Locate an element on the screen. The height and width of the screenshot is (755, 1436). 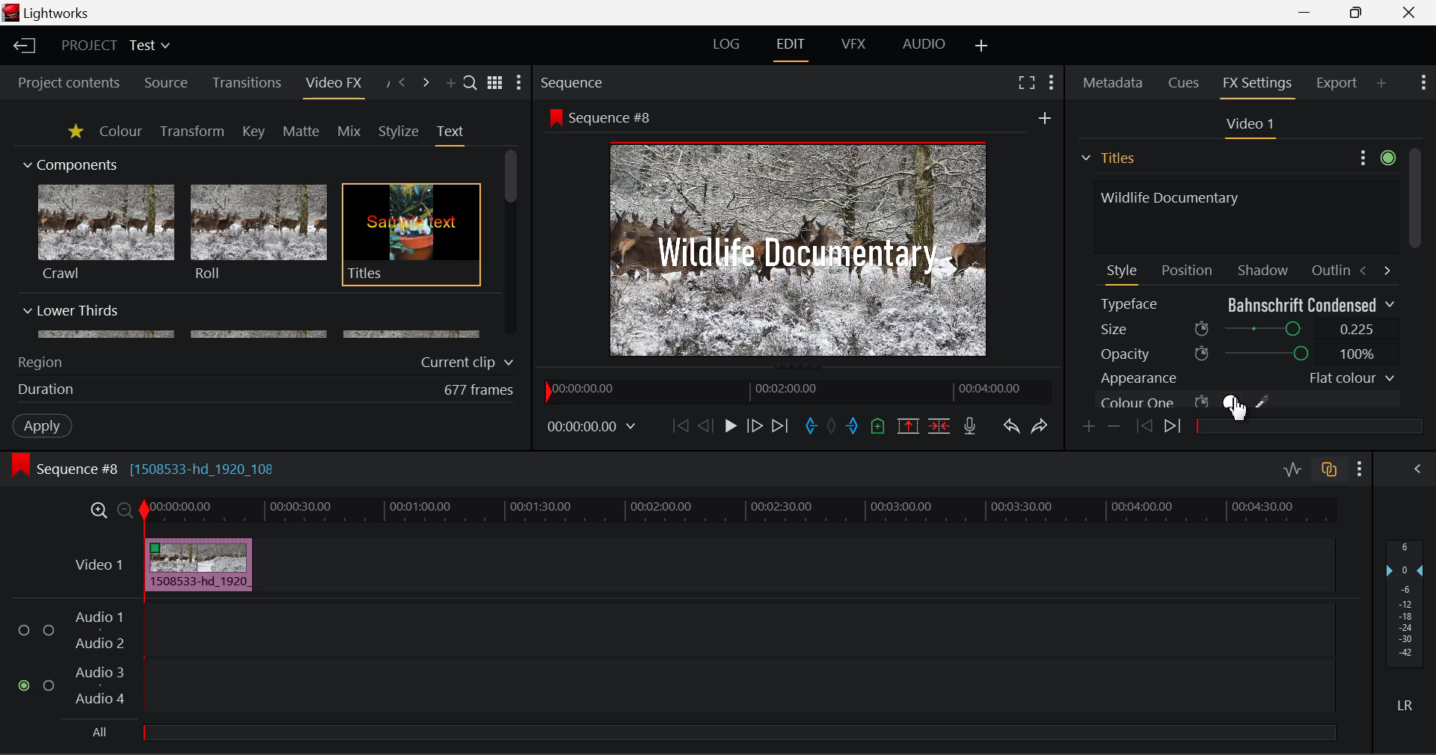
Text Input Field is located at coordinates (1242, 215).